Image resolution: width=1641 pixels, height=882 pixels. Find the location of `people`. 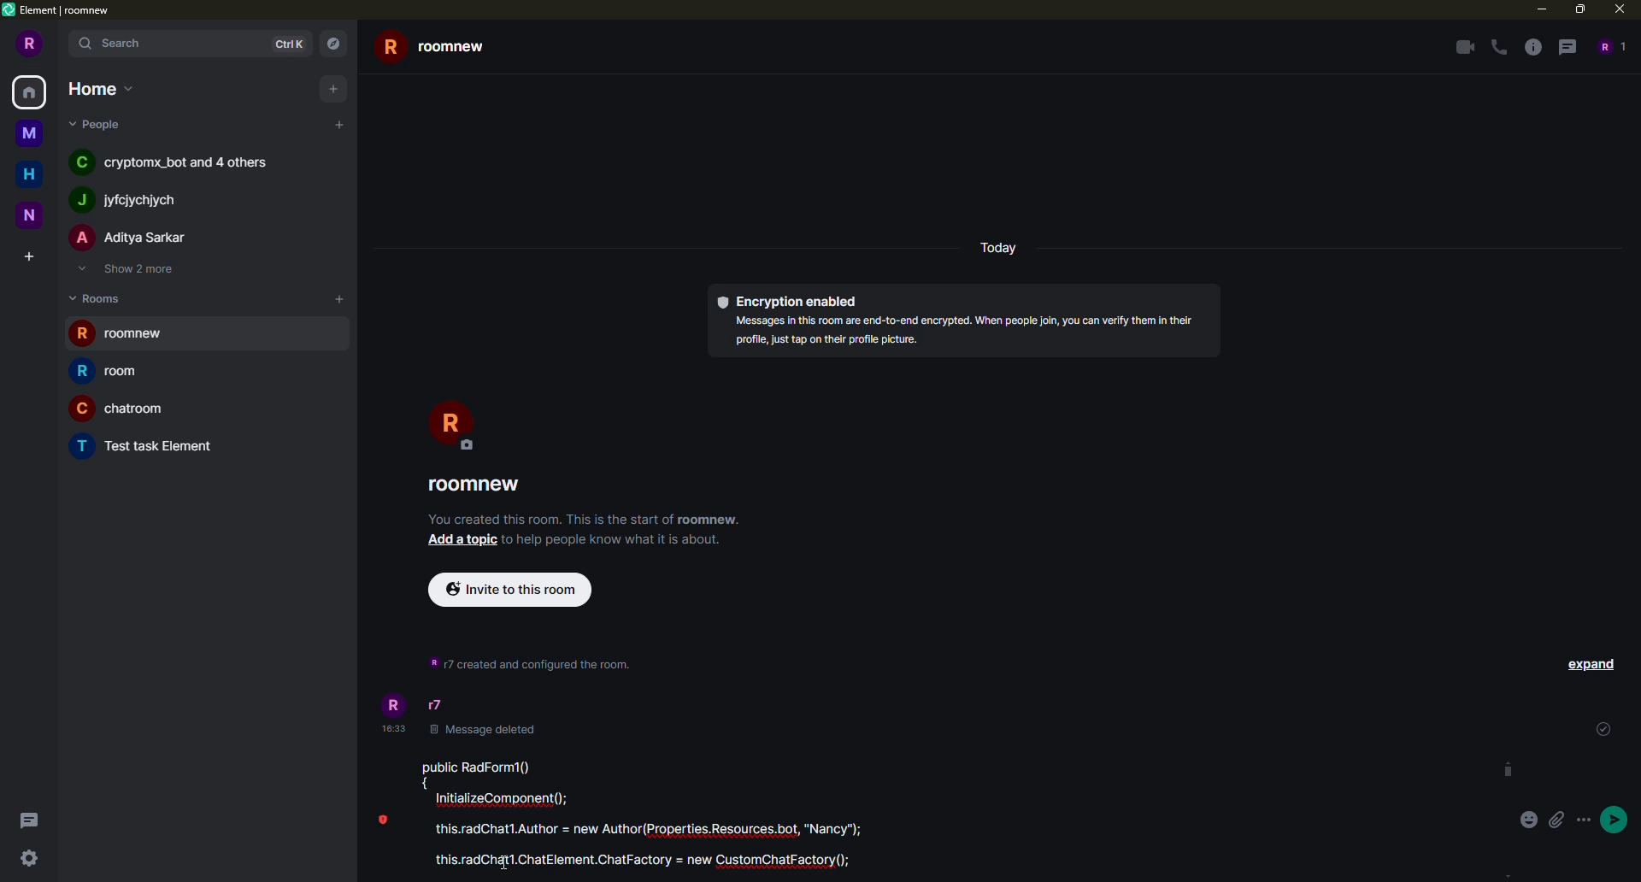

people is located at coordinates (1610, 45).